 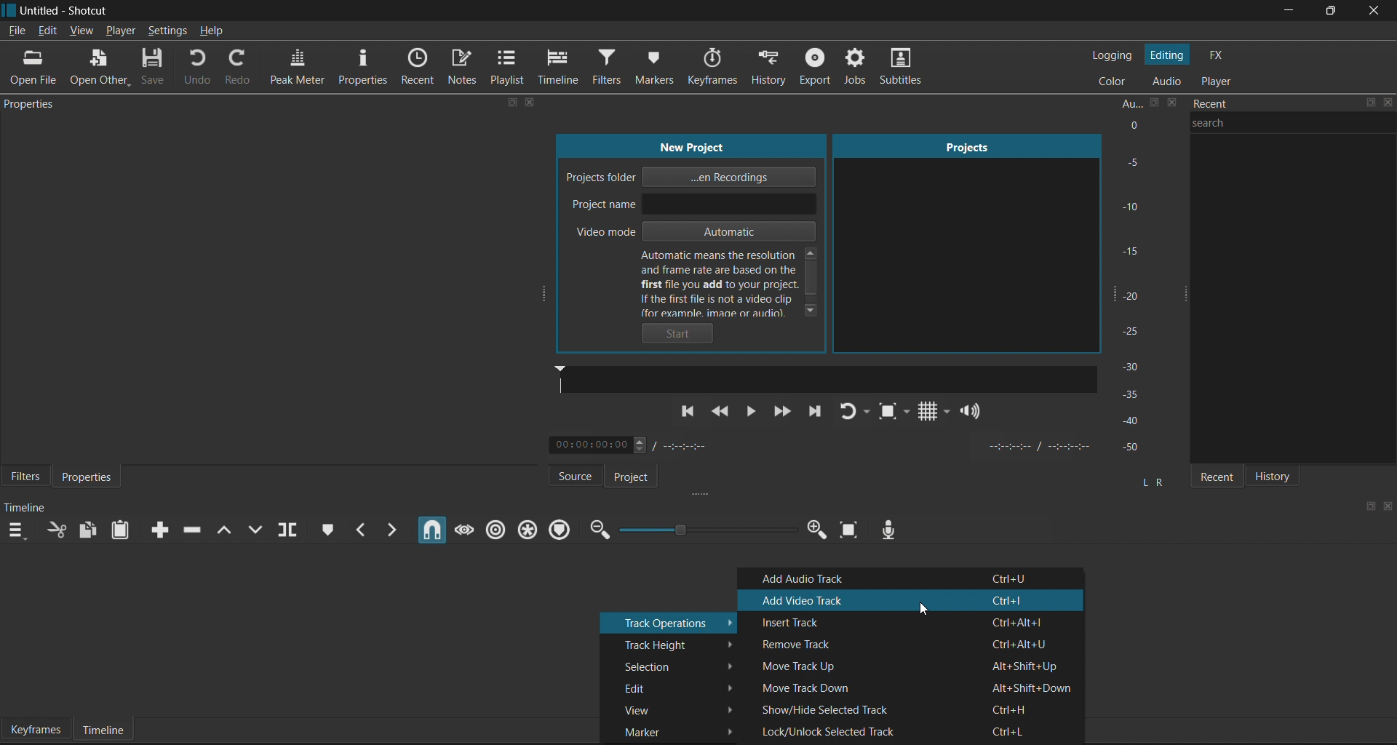 I want to click on Undo, so click(x=204, y=68).